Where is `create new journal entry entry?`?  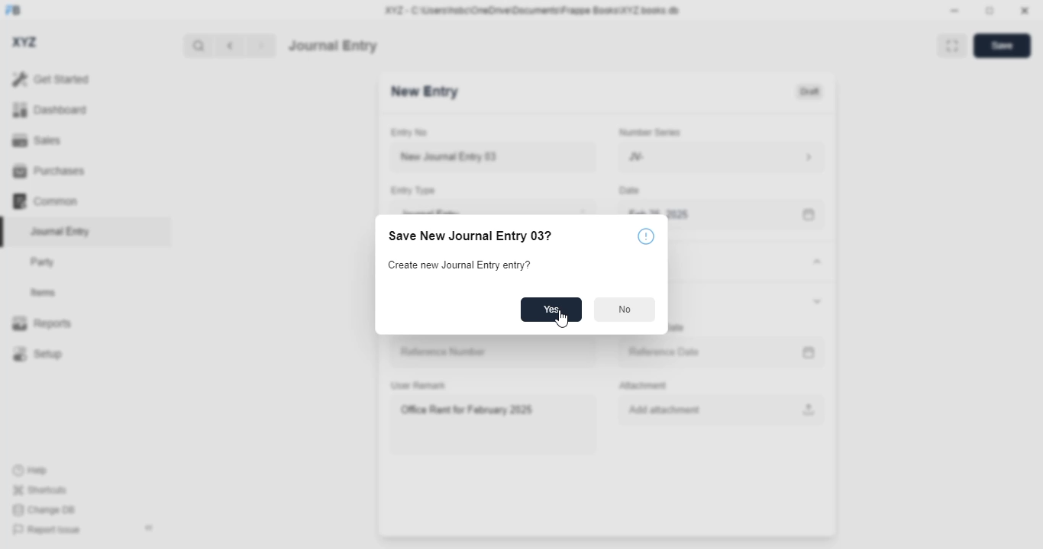 create new journal entry entry? is located at coordinates (460, 265).